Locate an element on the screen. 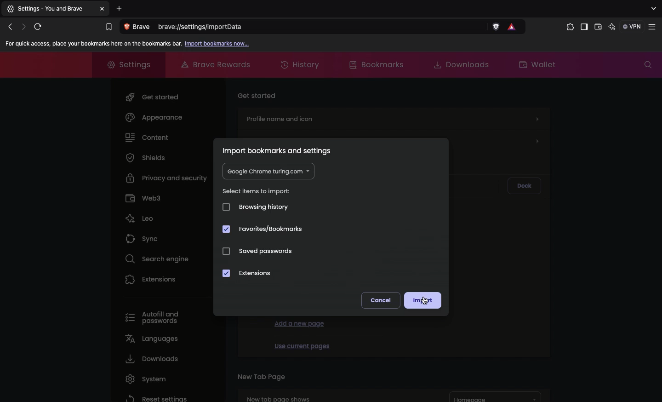 Image resolution: width=662 pixels, height=402 pixels. Settings is located at coordinates (49, 9).